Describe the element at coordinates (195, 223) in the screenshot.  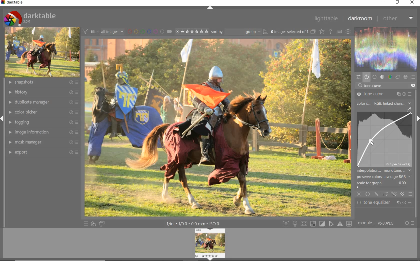
I see `1/fnf f/0.0 0.0 mm ISO 0` at that location.